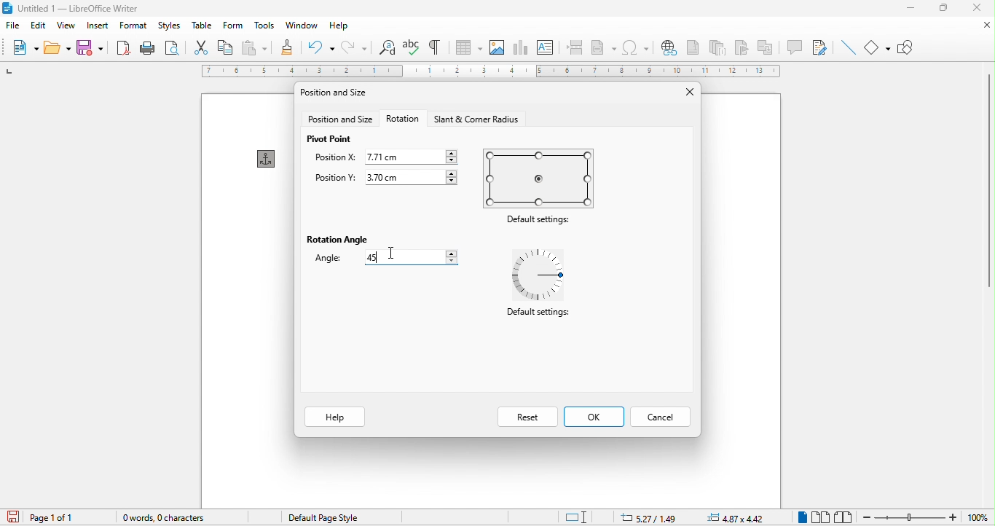 This screenshot has height=526, width=995. Describe the element at coordinates (97, 26) in the screenshot. I see `insert` at that location.